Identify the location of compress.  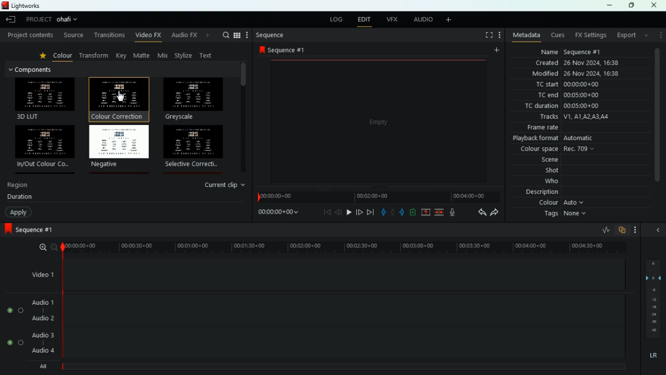
(440, 213).